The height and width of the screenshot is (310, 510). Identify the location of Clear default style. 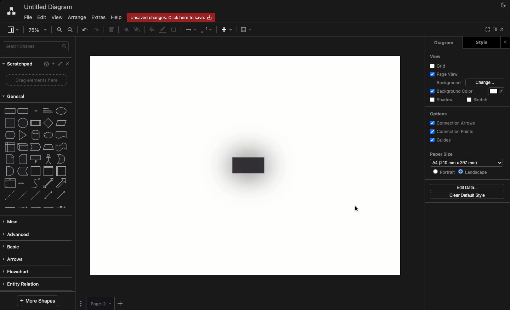
(468, 196).